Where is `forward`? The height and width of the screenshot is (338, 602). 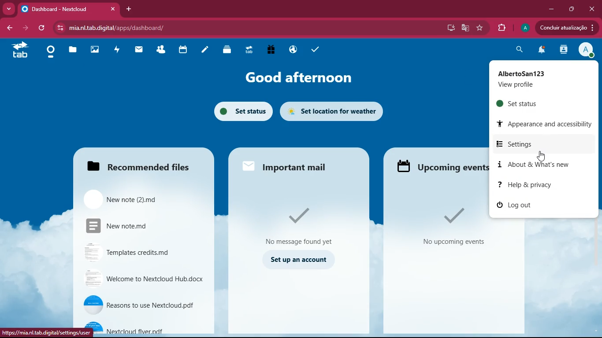 forward is located at coordinates (27, 29).